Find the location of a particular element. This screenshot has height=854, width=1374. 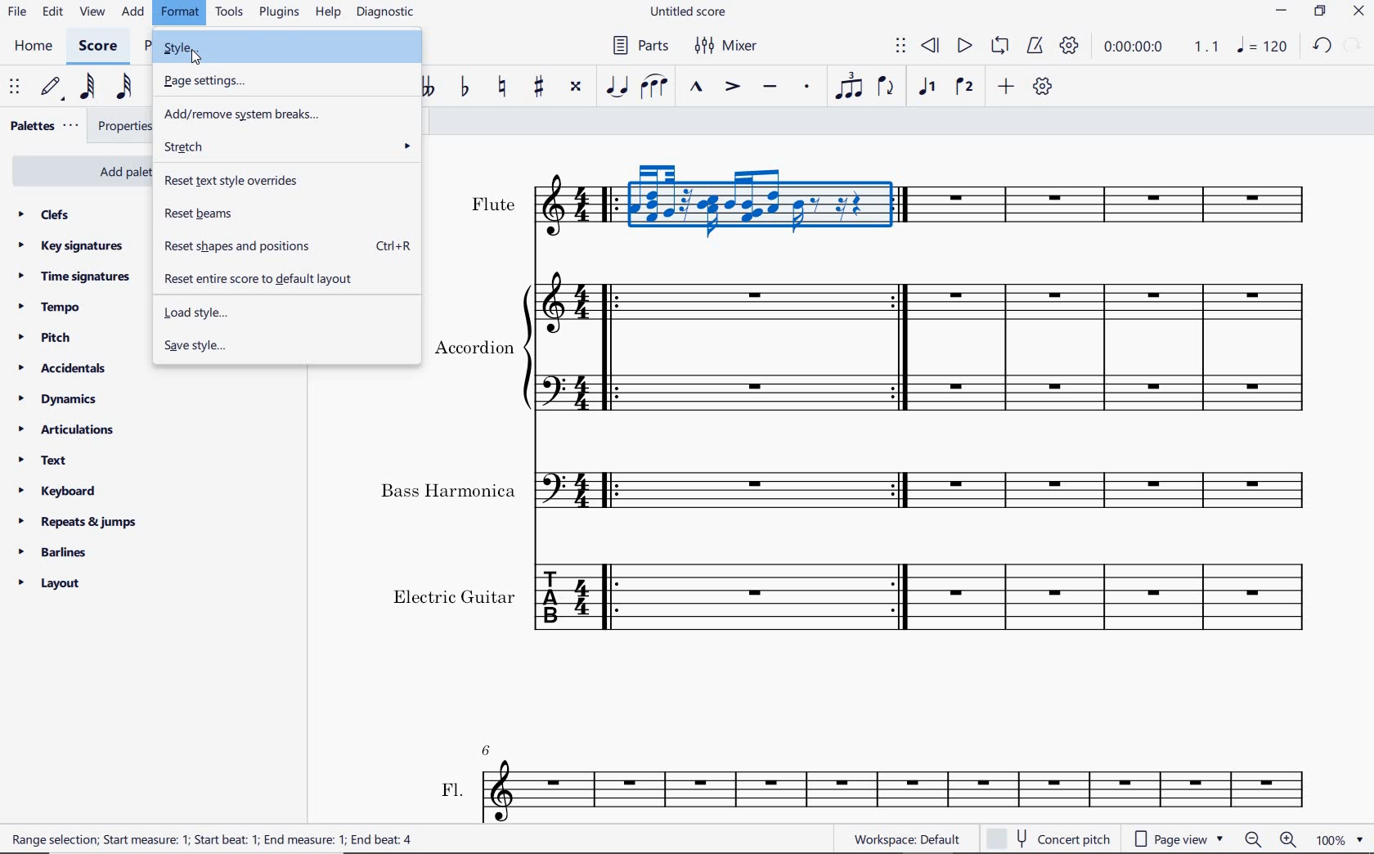

mixer is located at coordinates (734, 46).